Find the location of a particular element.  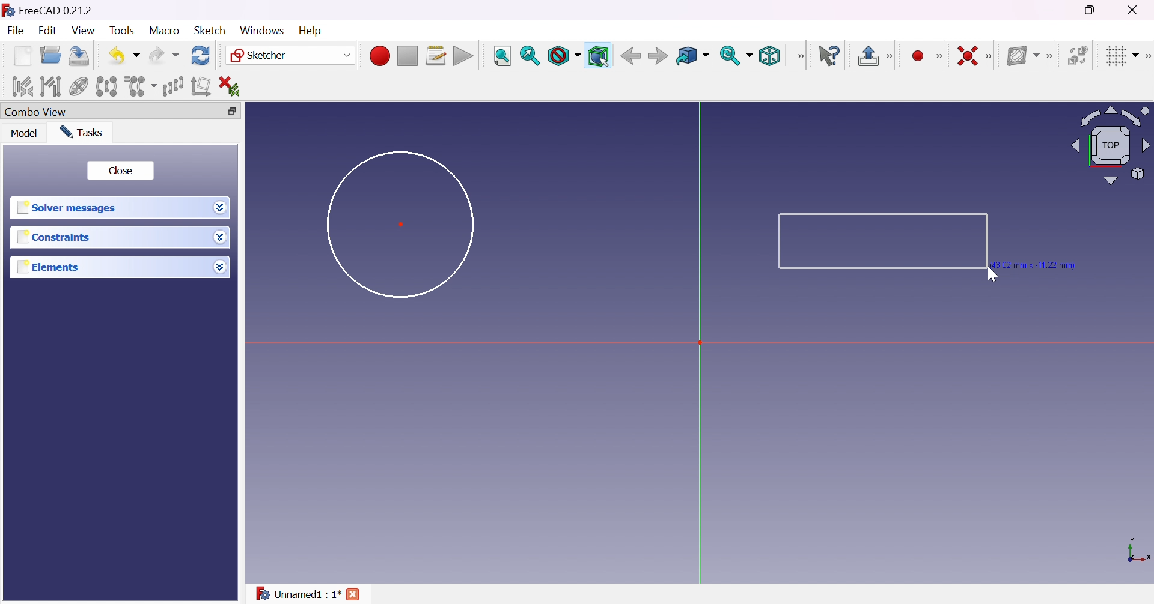

What's this? is located at coordinates (831, 56).